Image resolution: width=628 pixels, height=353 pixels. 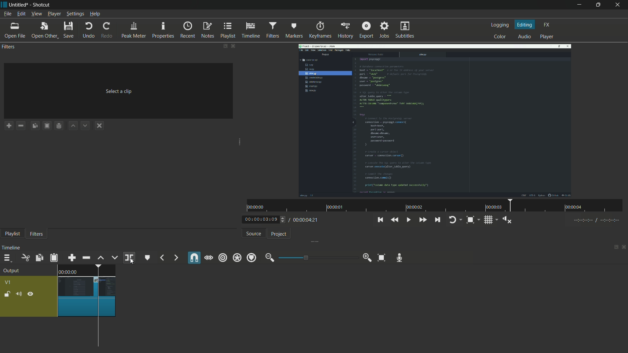 What do you see at coordinates (233, 46) in the screenshot?
I see `close filters` at bounding box center [233, 46].